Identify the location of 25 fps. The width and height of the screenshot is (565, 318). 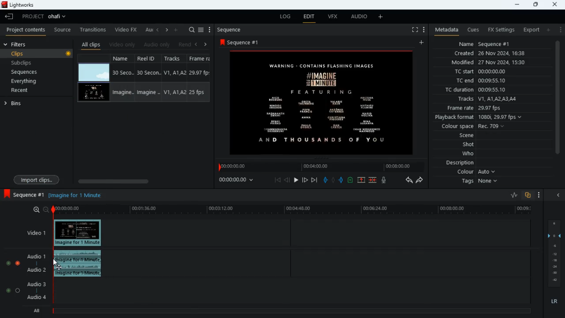
(198, 93).